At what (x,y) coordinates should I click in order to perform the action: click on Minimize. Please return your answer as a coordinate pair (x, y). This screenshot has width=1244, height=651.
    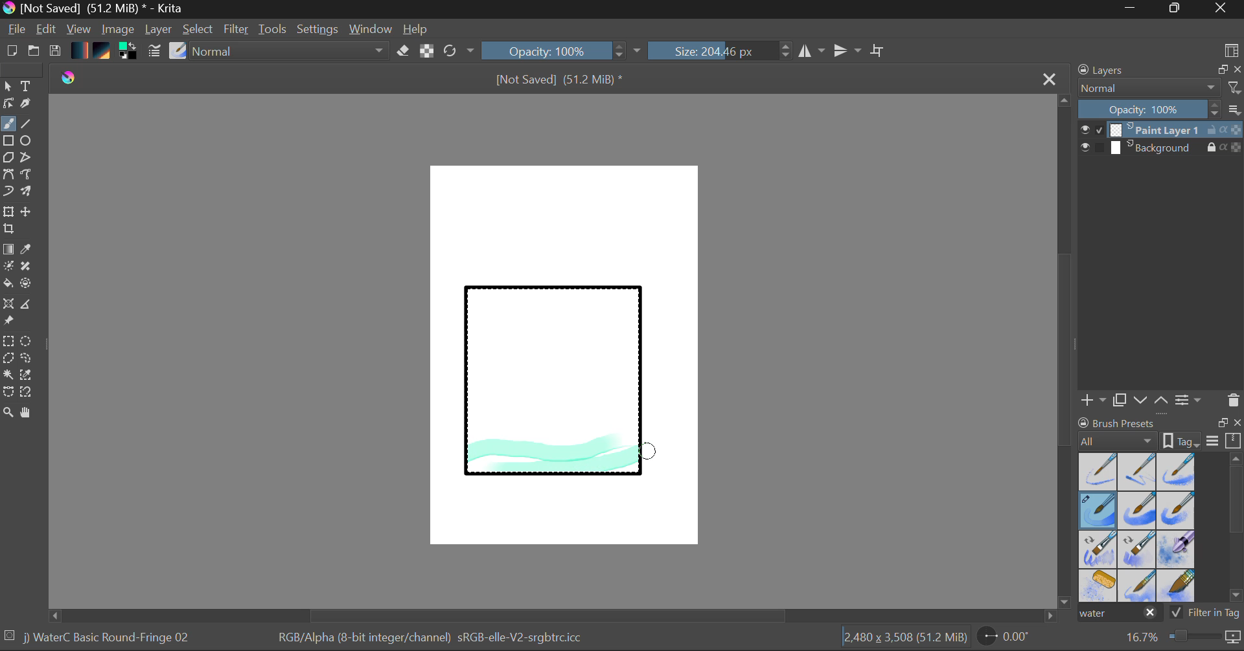
    Looking at the image, I should click on (1177, 9).